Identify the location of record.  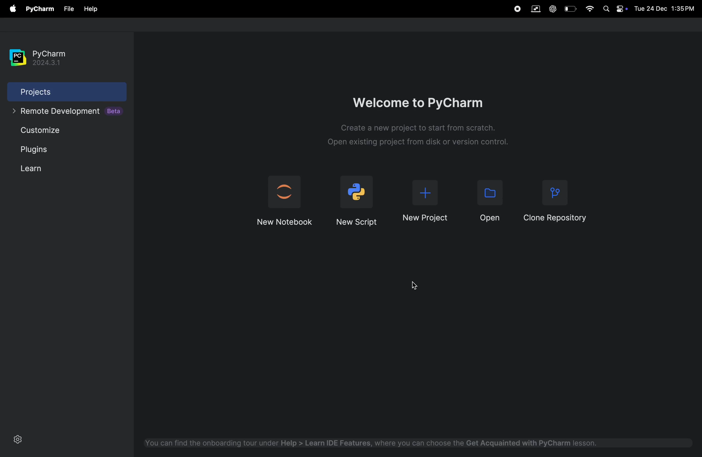
(517, 9).